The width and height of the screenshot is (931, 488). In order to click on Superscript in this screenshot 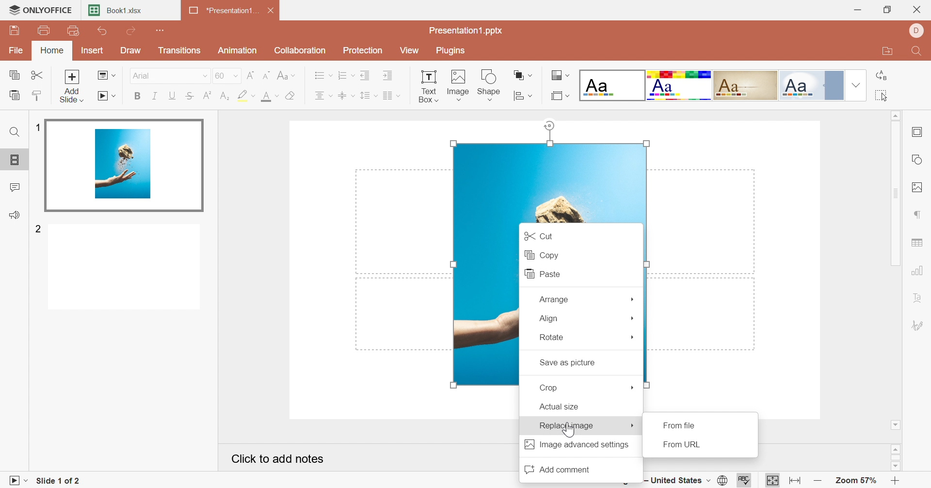, I will do `click(207, 94)`.